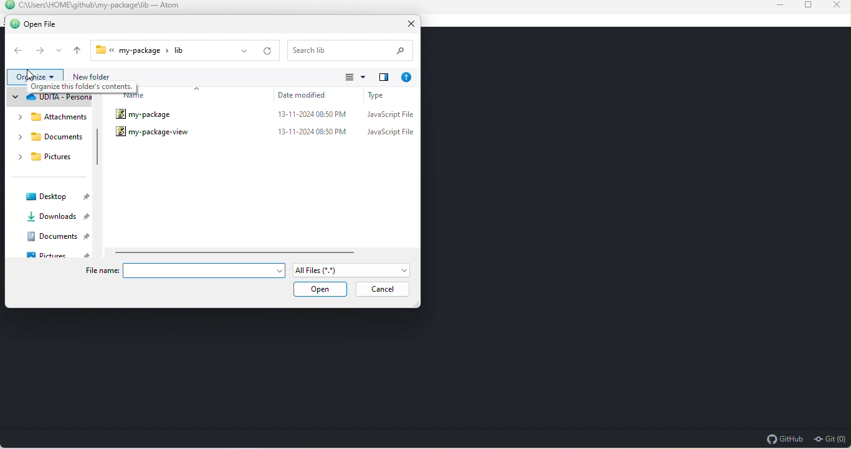  Describe the element at coordinates (309, 96) in the screenshot. I see `date modified` at that location.